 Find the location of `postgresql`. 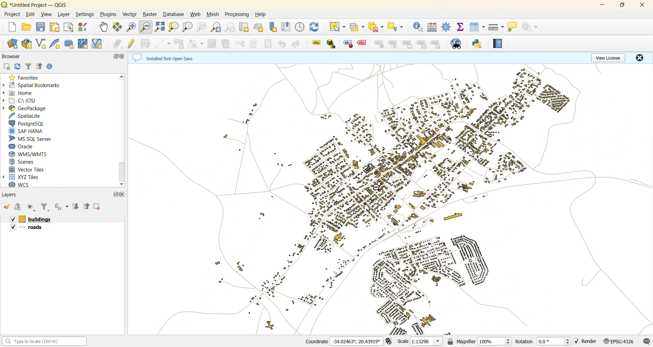

postgresql is located at coordinates (29, 123).